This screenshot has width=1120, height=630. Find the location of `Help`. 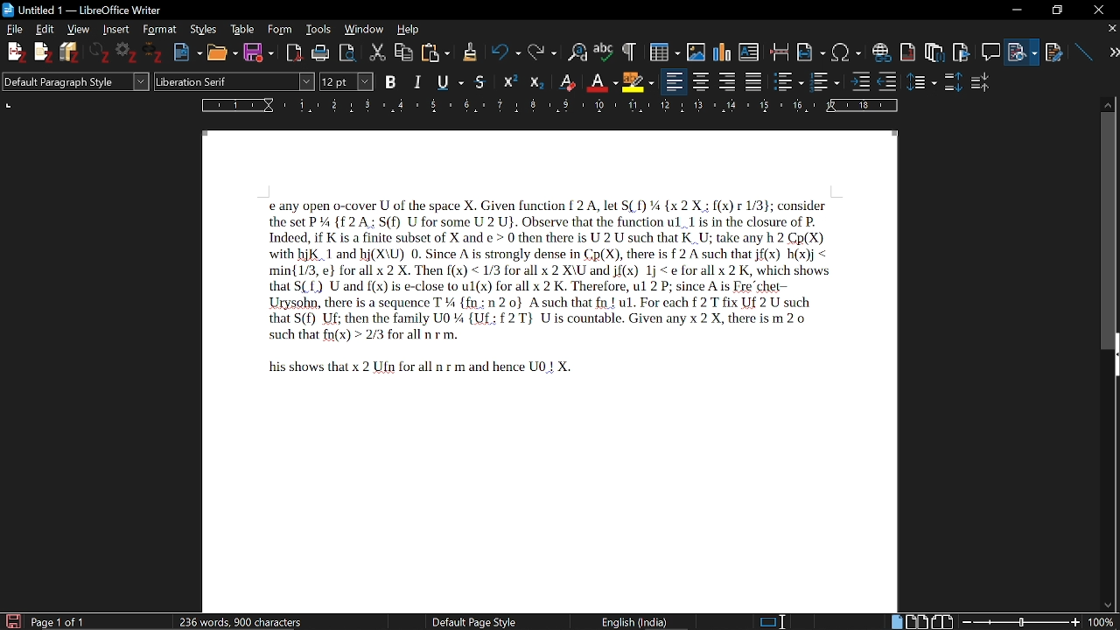

Help is located at coordinates (409, 28).